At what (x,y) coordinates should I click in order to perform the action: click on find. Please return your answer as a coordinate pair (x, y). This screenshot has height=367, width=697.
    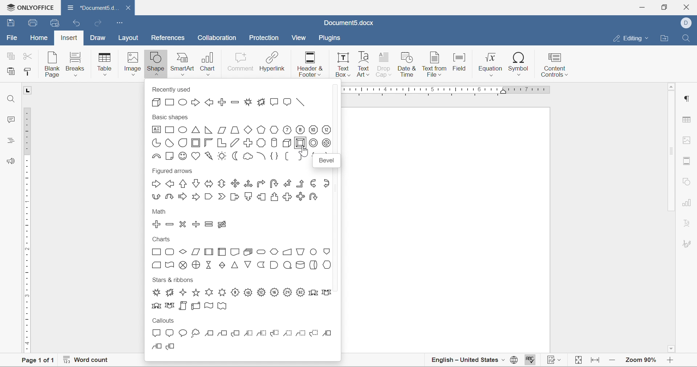
    Looking at the image, I should click on (686, 37).